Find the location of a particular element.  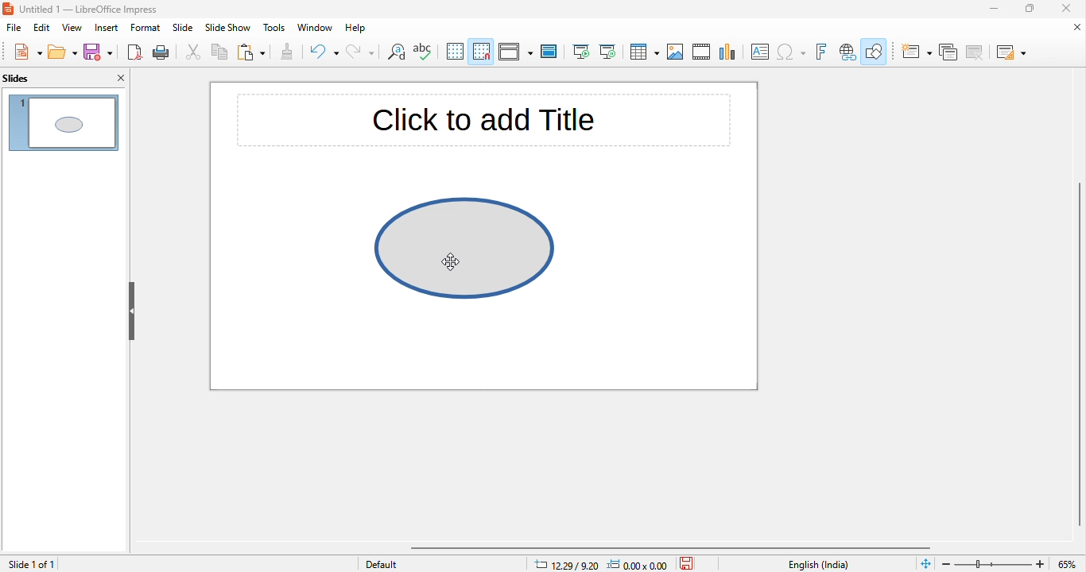

slides is located at coordinates (20, 79).